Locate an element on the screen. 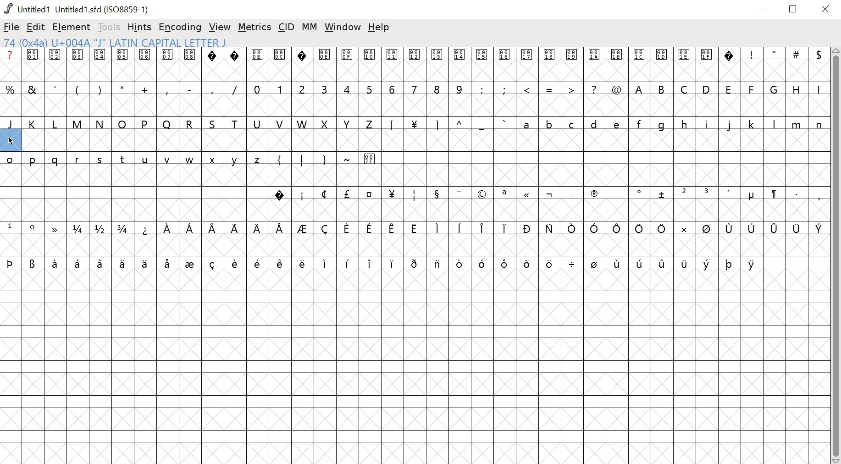 This screenshot has height=464, width=841. 74 (0x4a) U+004A "J" LATIN CAPITAL LETTER J is located at coordinates (173, 42).